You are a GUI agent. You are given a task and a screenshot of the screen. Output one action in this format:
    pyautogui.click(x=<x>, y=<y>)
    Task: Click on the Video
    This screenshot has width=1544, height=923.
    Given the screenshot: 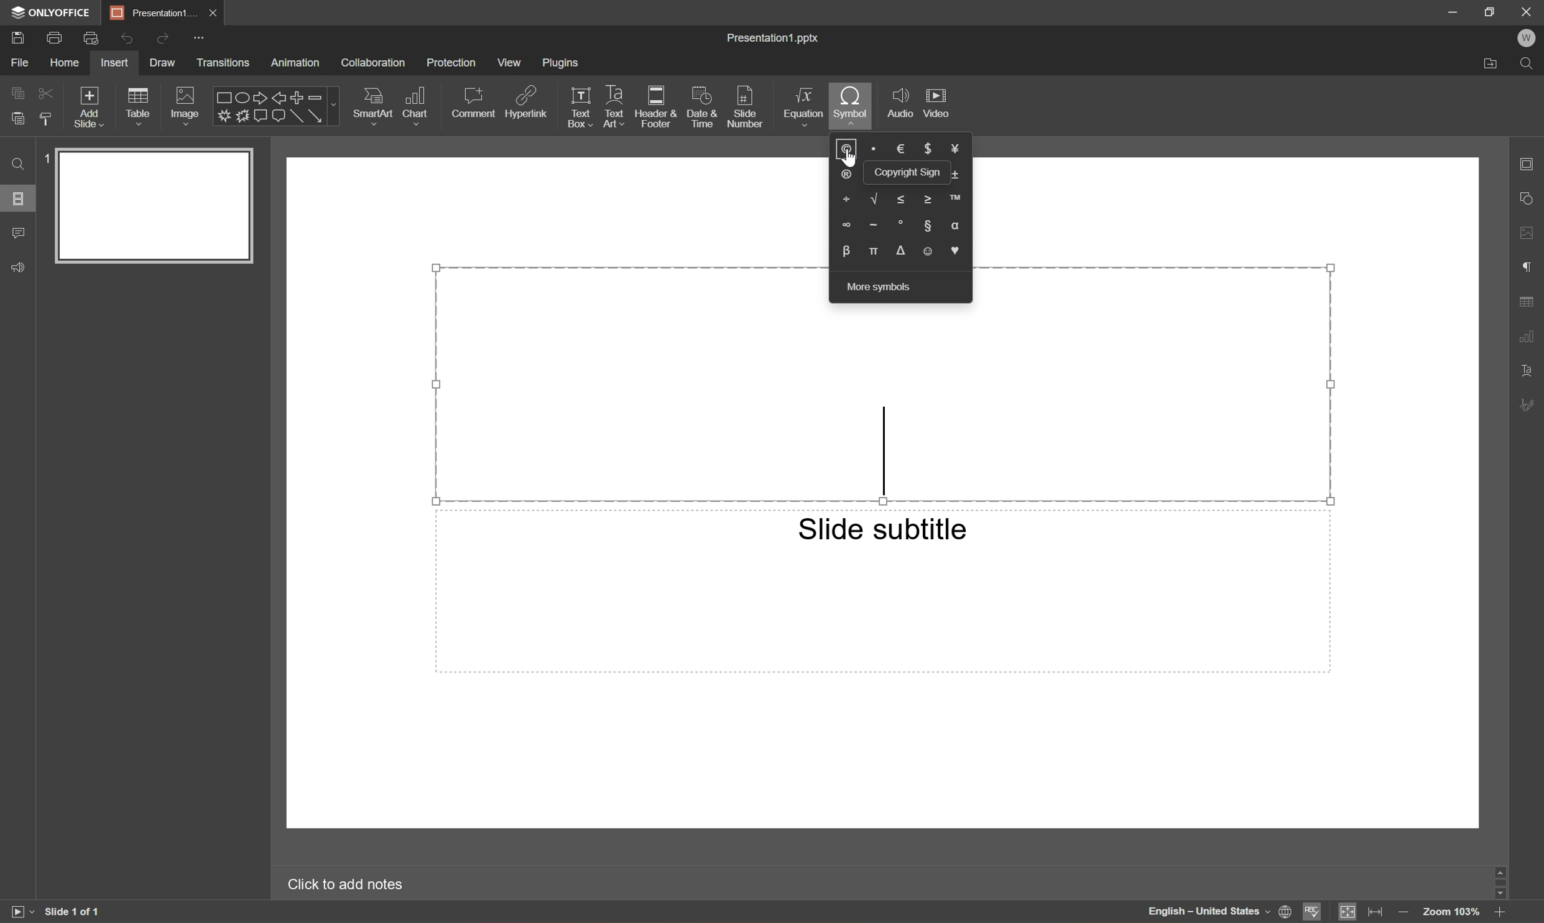 What is the action you would take?
    pyautogui.click(x=937, y=103)
    